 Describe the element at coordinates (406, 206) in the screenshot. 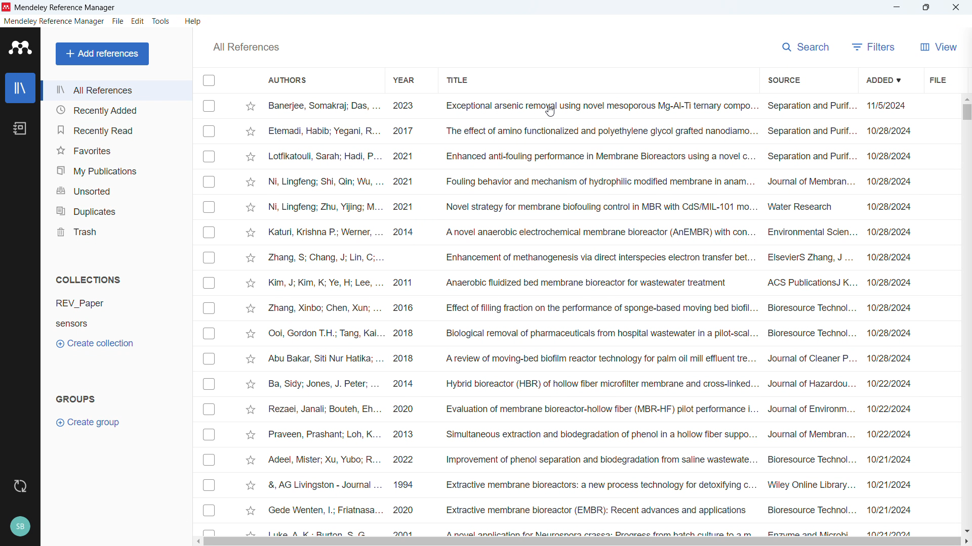

I see `2021` at that location.